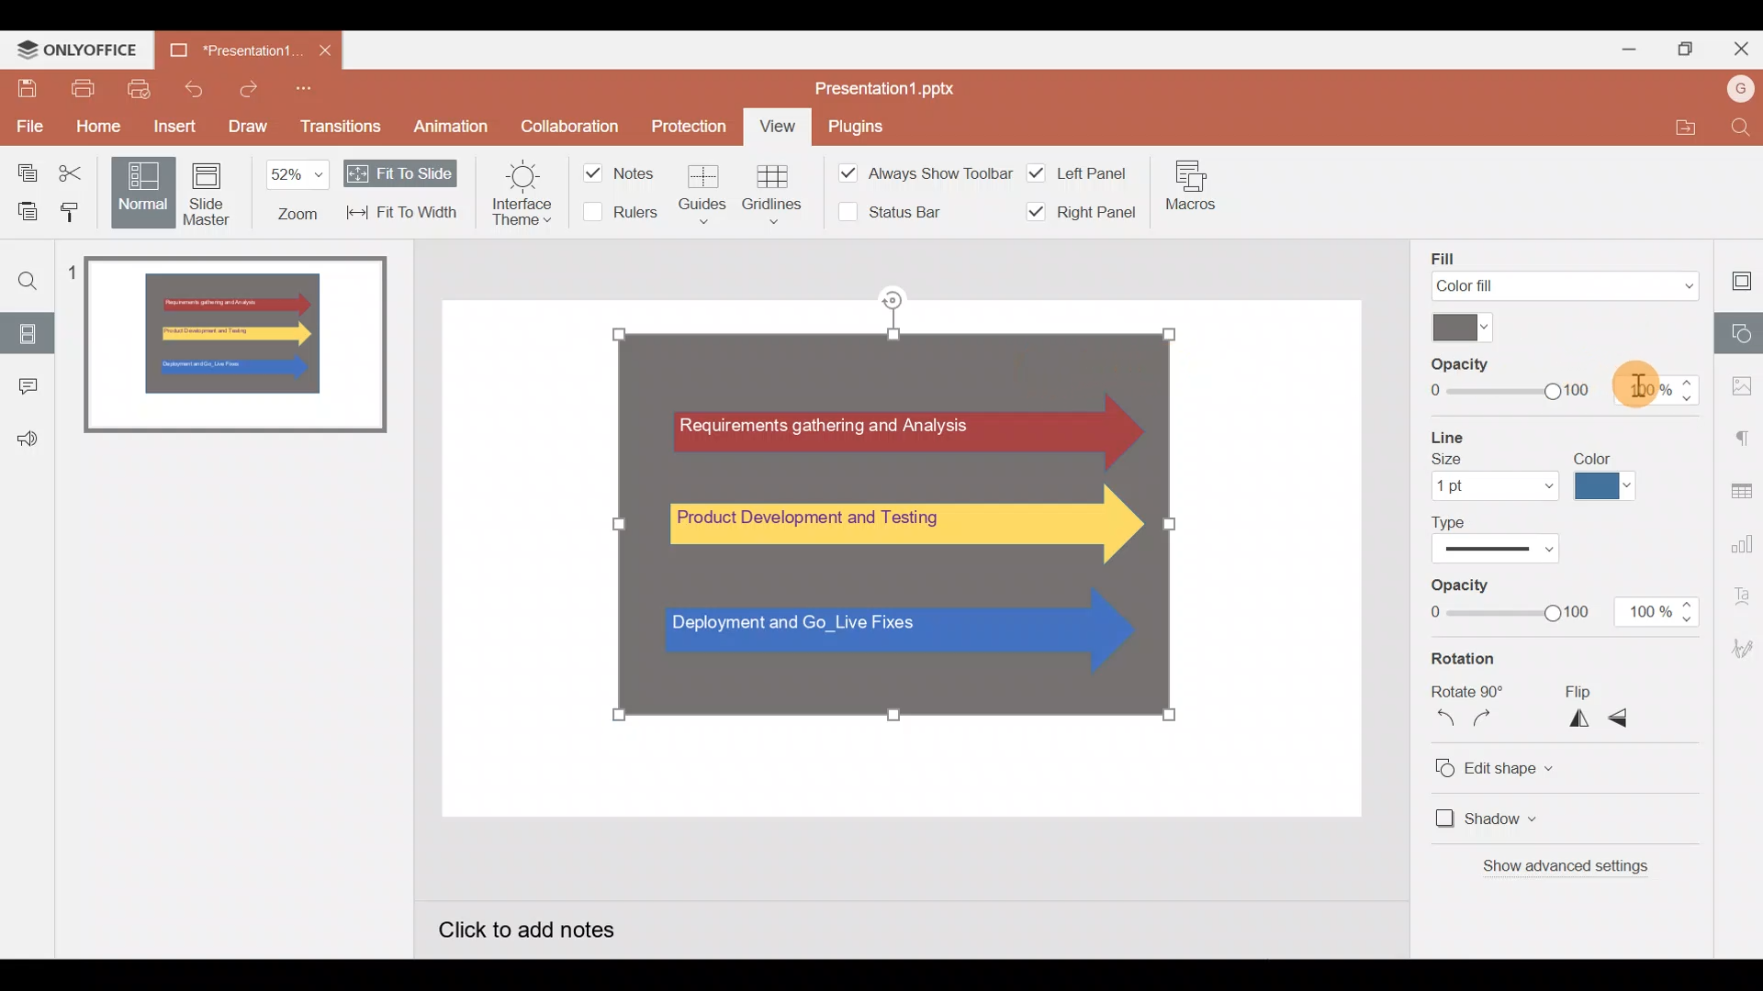  Describe the element at coordinates (1679, 128) in the screenshot. I see `Open file location` at that location.